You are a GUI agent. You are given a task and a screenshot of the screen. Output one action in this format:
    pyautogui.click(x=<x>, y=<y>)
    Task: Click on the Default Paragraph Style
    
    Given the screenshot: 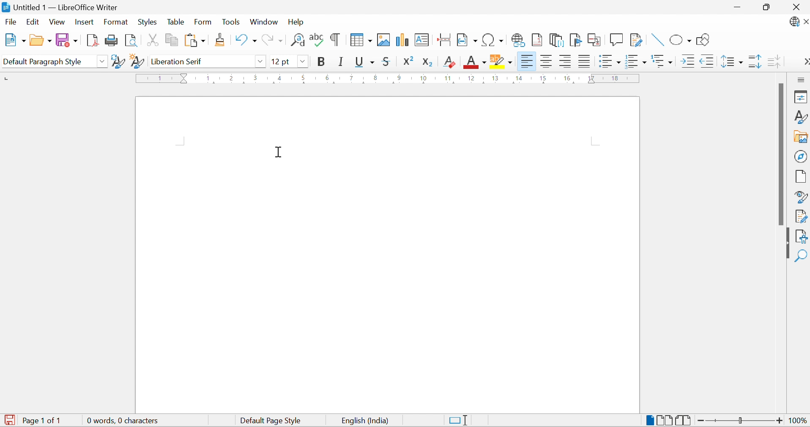 What is the action you would take?
    pyautogui.click(x=43, y=61)
    